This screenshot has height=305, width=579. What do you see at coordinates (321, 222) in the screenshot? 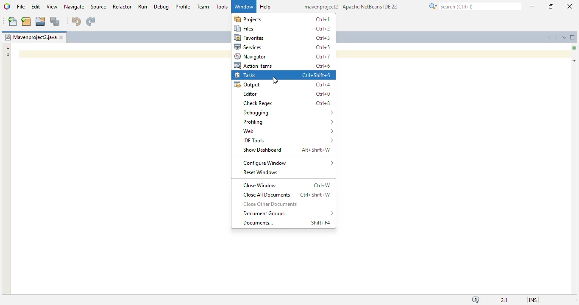
I see `shortcut for documents` at bounding box center [321, 222].